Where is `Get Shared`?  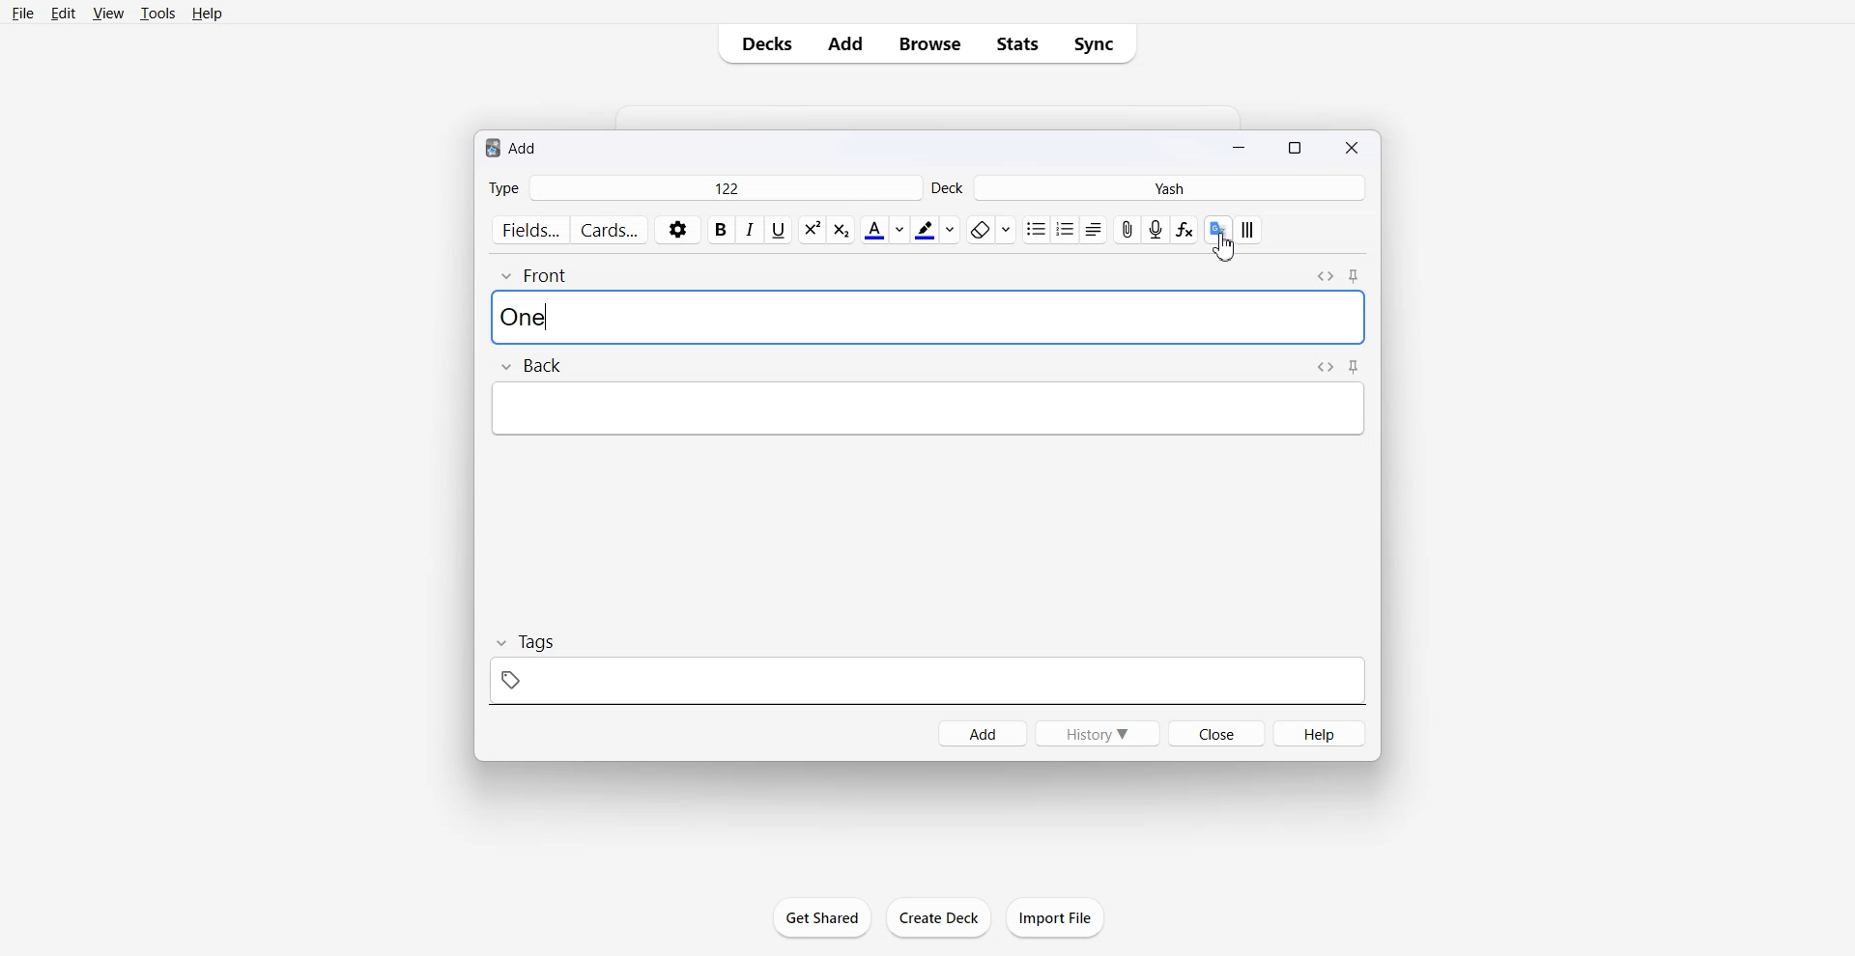 Get Shared is located at coordinates (823, 917).